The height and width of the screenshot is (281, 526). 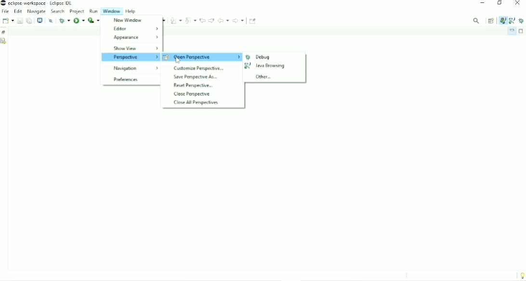 What do you see at coordinates (5, 12) in the screenshot?
I see `File` at bounding box center [5, 12].